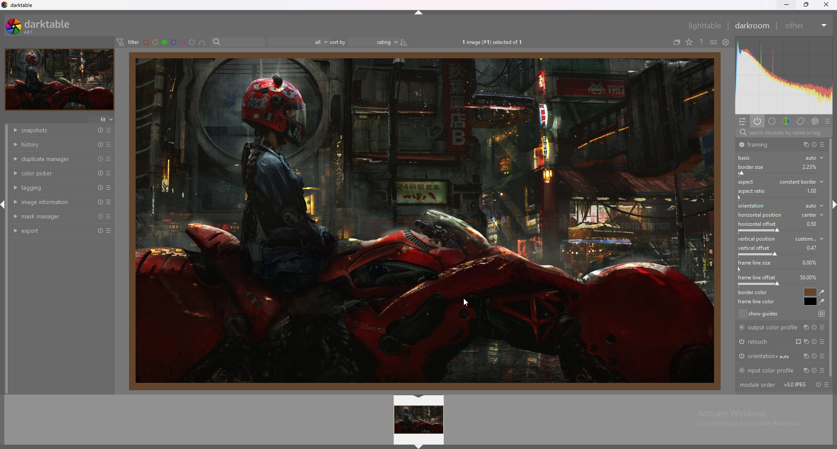  Describe the element at coordinates (59, 80) in the screenshot. I see `target image minimized` at that location.